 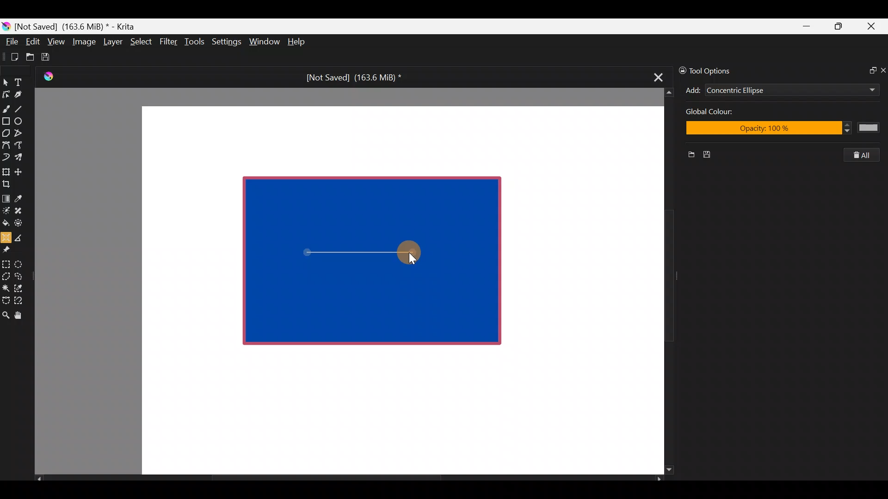 I want to click on File, so click(x=9, y=43).